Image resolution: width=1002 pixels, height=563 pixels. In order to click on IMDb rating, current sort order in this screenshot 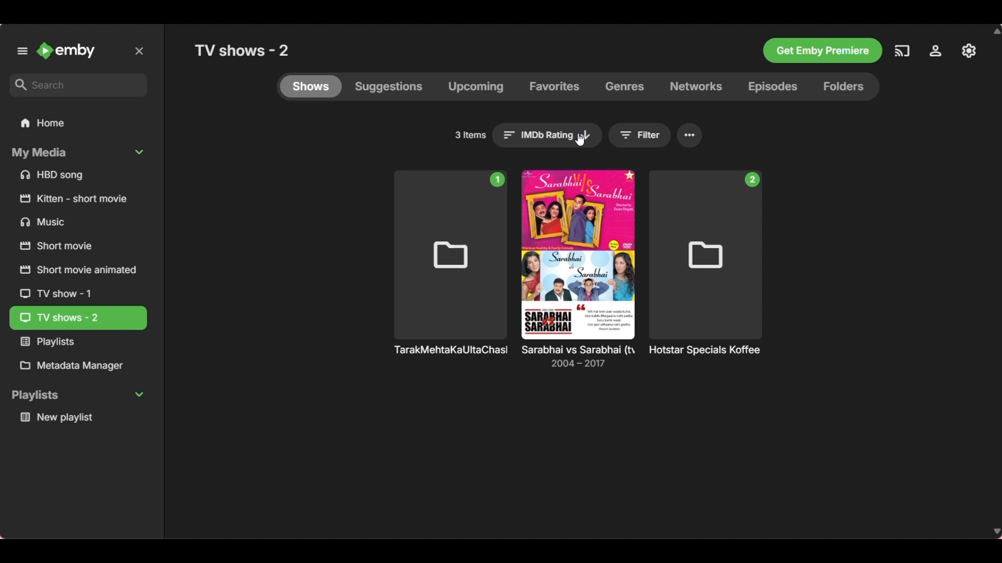, I will do `click(548, 136)`.